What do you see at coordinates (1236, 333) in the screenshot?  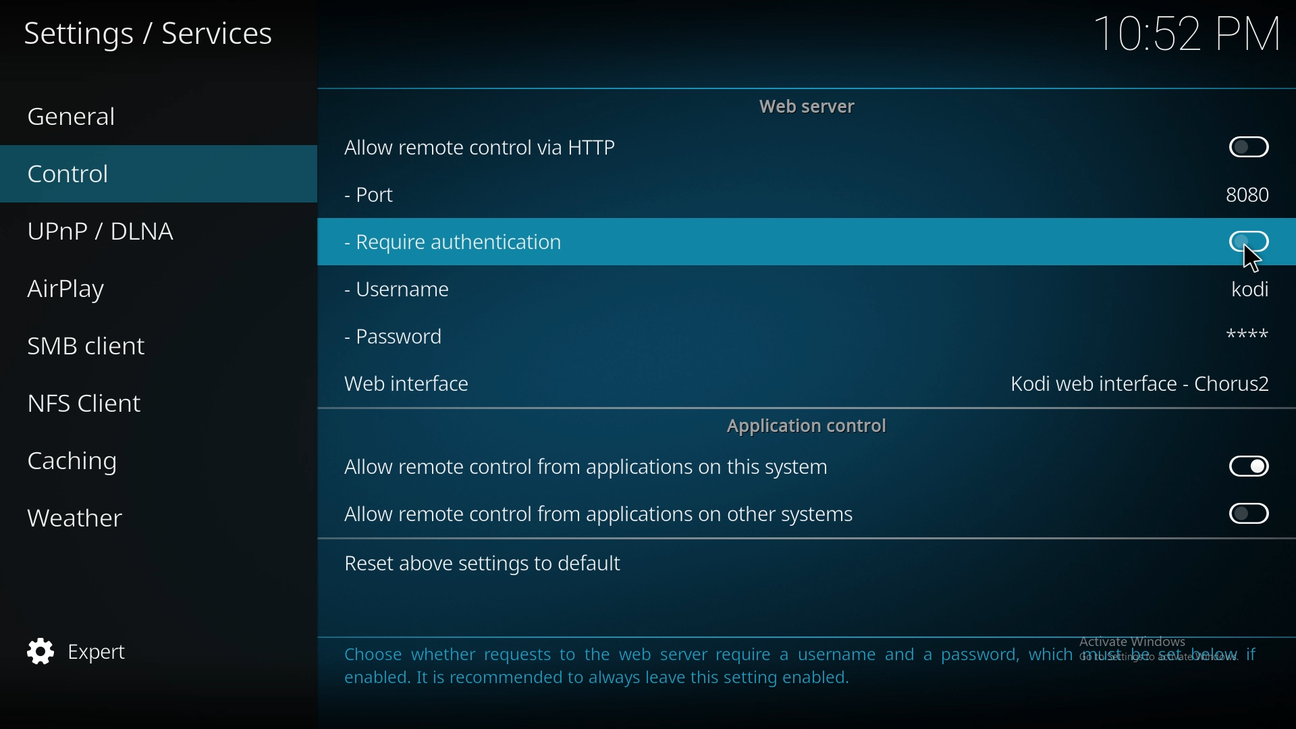 I see `password` at bounding box center [1236, 333].